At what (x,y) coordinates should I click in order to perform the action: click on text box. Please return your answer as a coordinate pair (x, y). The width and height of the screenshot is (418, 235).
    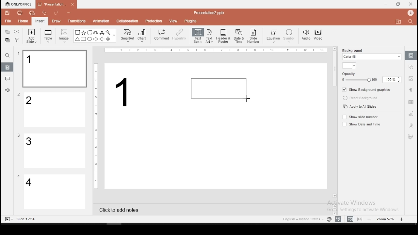
    Looking at the image, I should click on (197, 35).